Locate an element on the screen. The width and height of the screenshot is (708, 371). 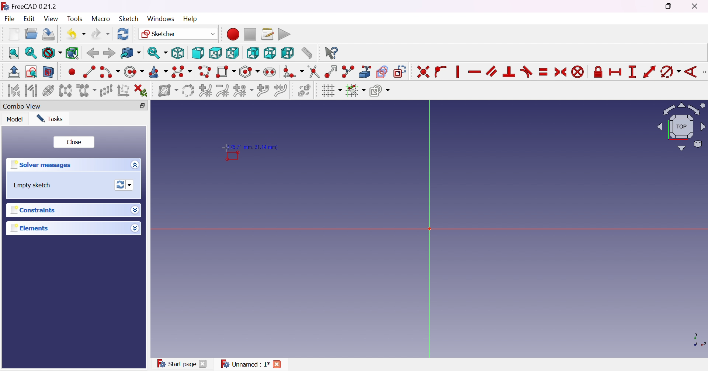
Constrain lock is located at coordinates (597, 73).